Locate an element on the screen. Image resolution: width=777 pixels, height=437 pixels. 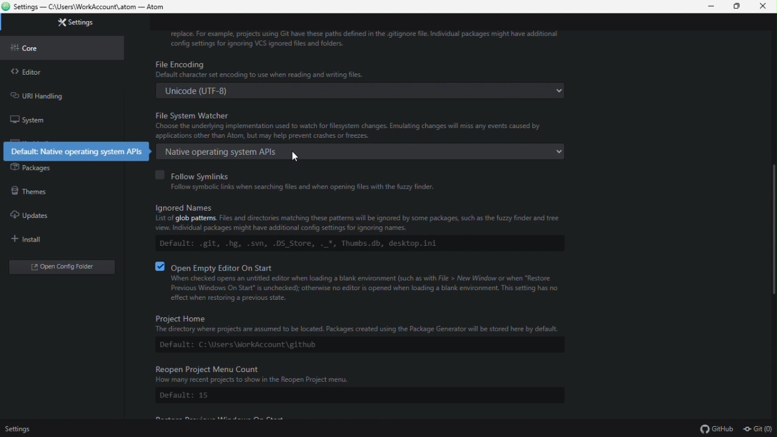
URL handling is located at coordinates (55, 94).